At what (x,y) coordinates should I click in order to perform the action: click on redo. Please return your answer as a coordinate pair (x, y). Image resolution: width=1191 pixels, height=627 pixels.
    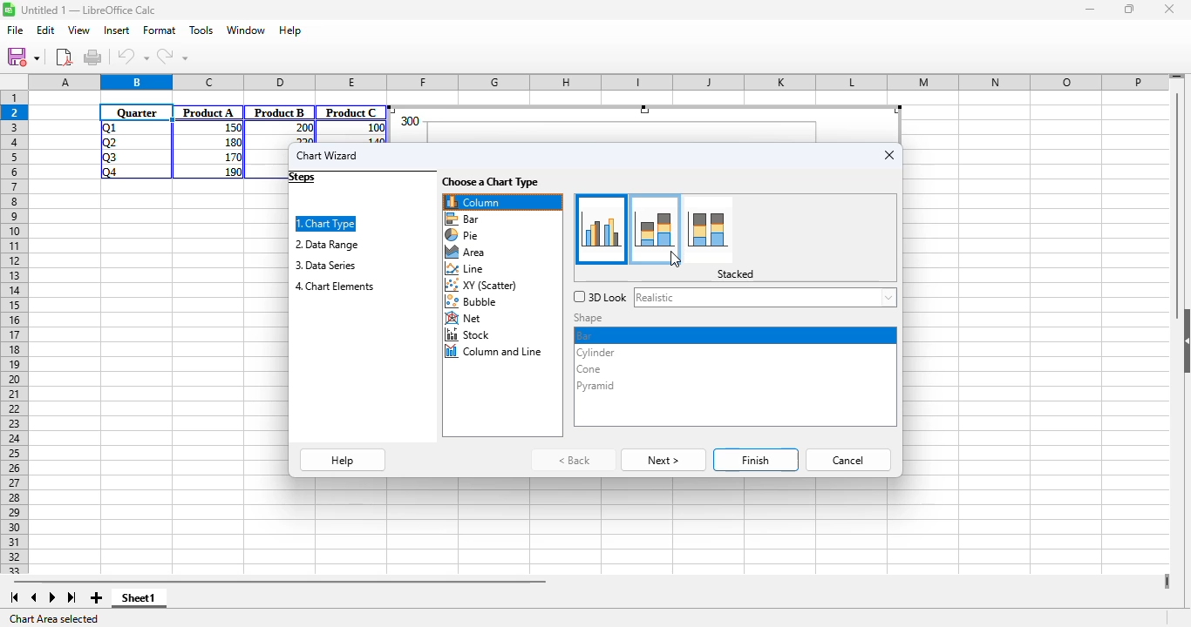
    Looking at the image, I should click on (172, 57).